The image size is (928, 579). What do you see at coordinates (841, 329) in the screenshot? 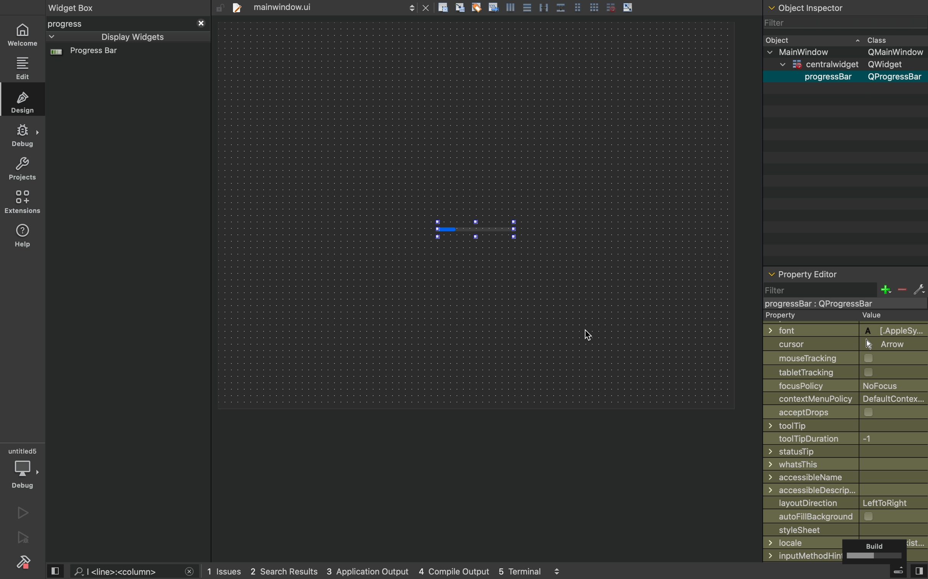
I see `font` at bounding box center [841, 329].